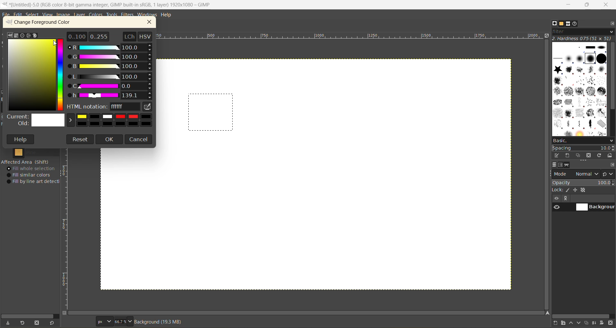  What do you see at coordinates (580, 323) in the screenshot?
I see `lower this layer` at bounding box center [580, 323].